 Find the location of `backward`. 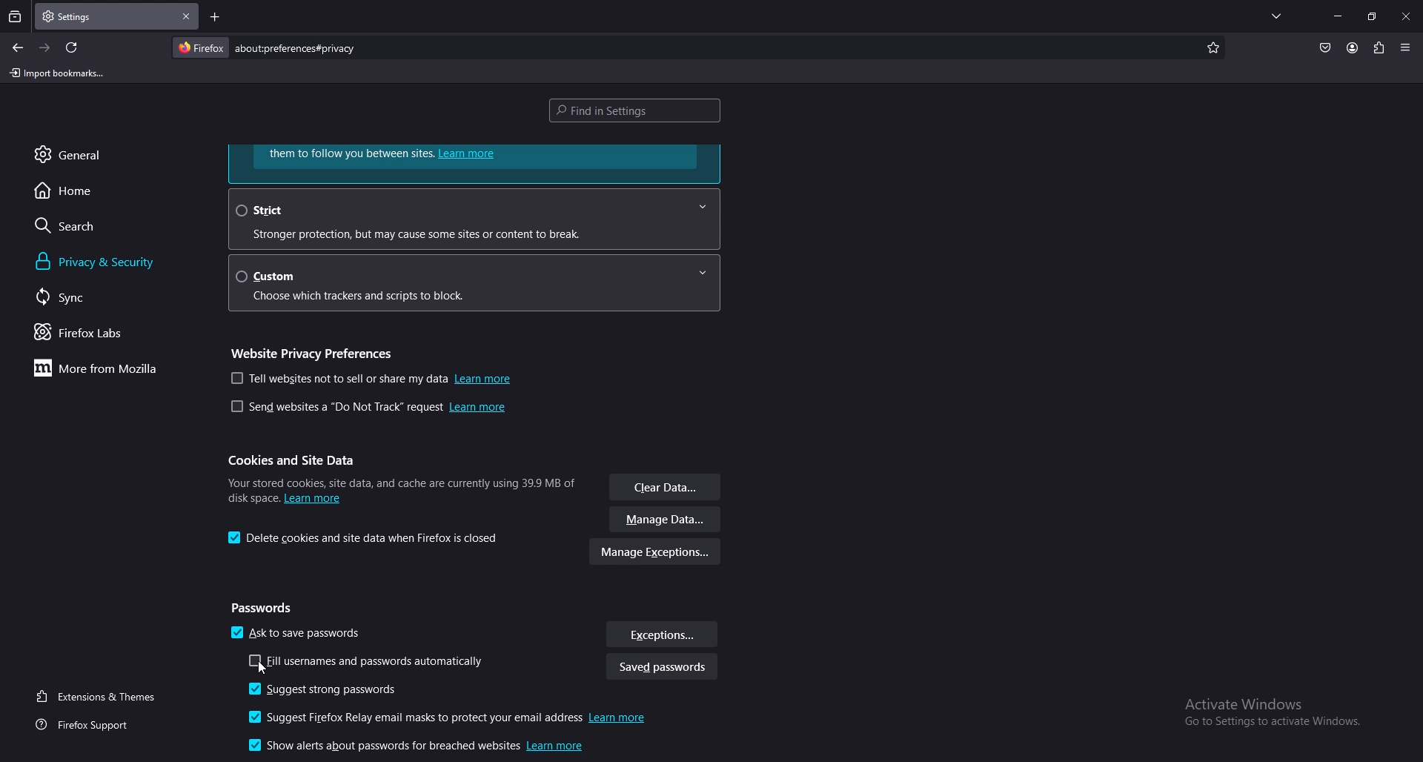

backward is located at coordinates (19, 48).